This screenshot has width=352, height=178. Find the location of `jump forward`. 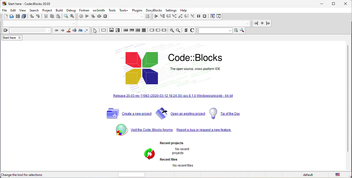

jump forward is located at coordinates (268, 23).